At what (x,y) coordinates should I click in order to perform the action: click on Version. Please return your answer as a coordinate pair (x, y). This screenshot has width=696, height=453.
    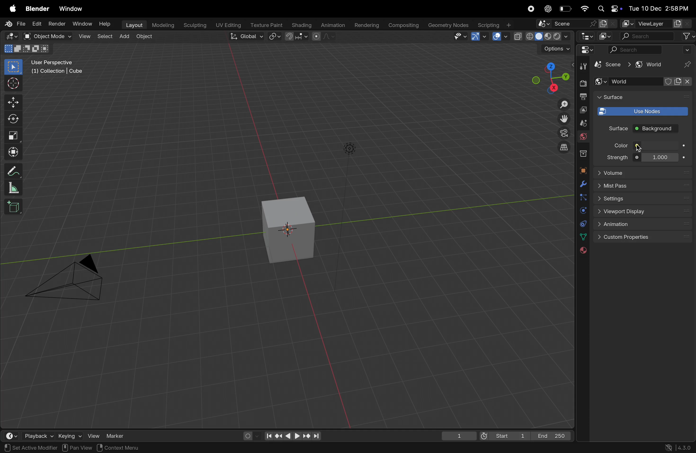
    Looking at the image, I should click on (679, 447).